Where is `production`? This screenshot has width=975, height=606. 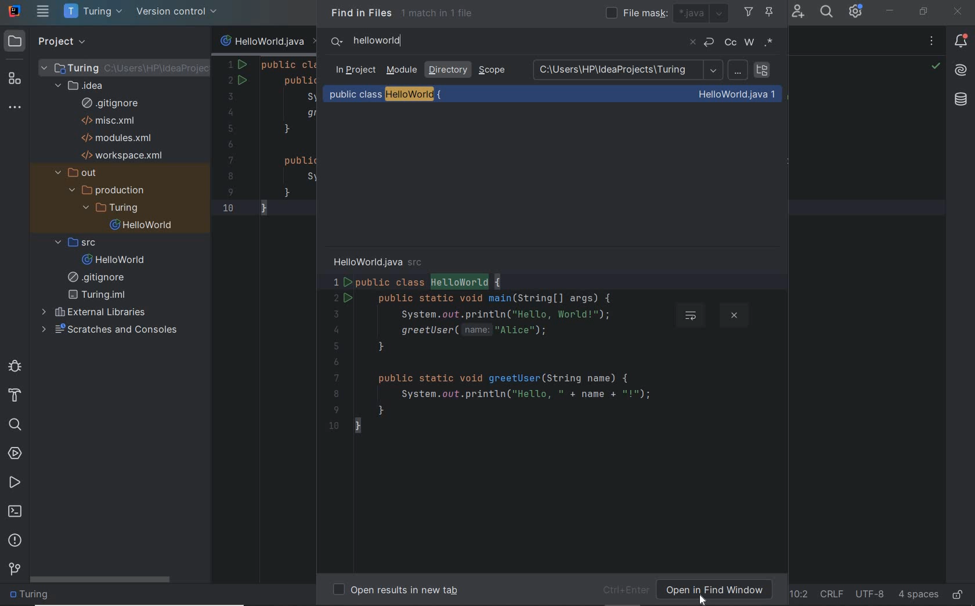 production is located at coordinates (111, 191).